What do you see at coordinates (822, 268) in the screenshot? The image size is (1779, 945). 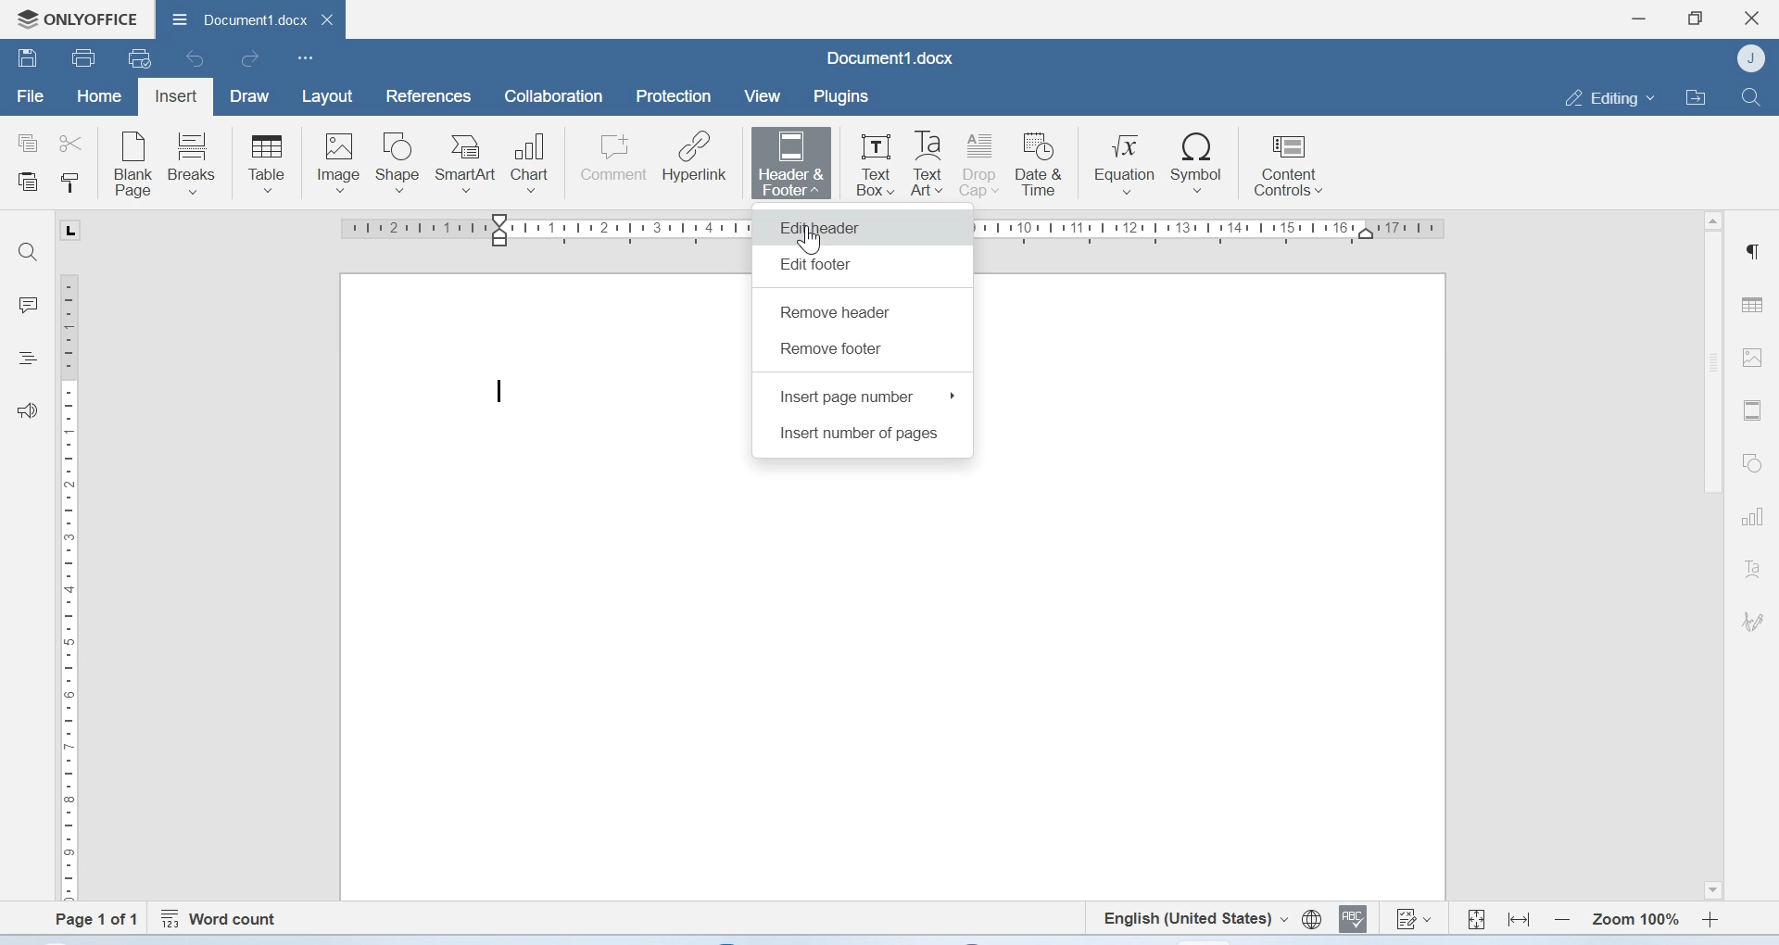 I see `Edit footer` at bounding box center [822, 268].